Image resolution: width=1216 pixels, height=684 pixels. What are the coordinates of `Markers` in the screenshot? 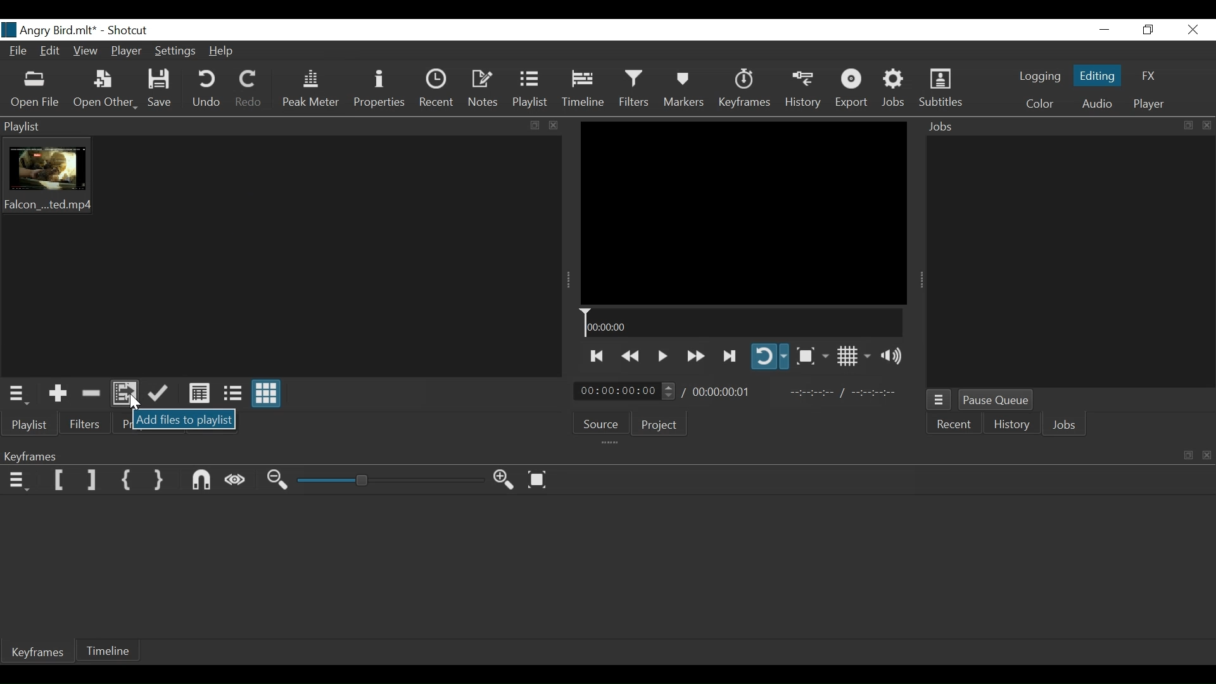 It's located at (685, 91).